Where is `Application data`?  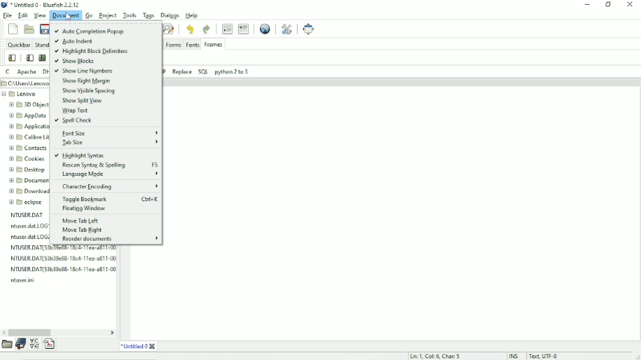
Application data is located at coordinates (29, 127).